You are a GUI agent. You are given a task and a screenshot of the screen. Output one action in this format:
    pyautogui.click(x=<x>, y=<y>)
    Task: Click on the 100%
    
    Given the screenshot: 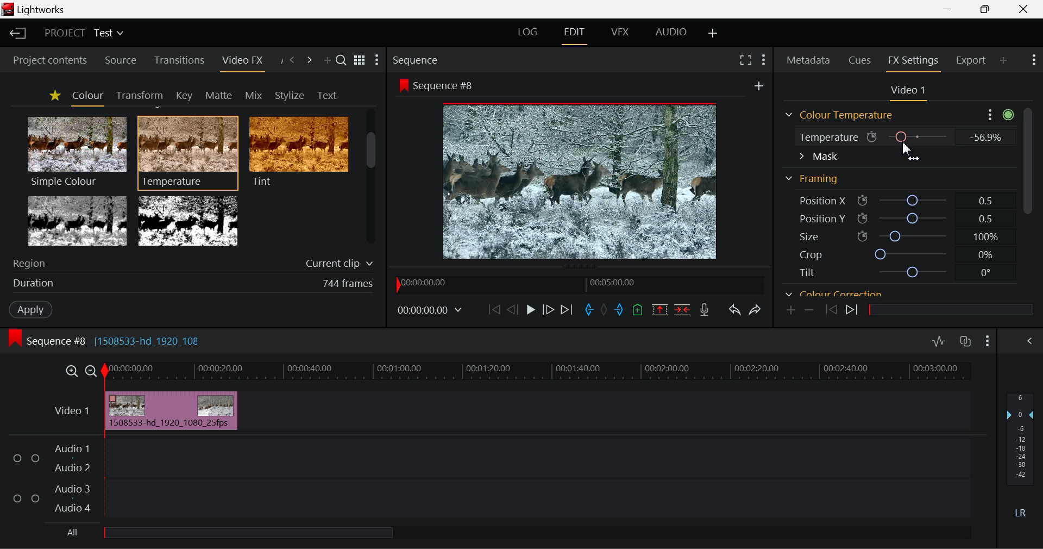 What is the action you would take?
    pyautogui.click(x=986, y=238)
    